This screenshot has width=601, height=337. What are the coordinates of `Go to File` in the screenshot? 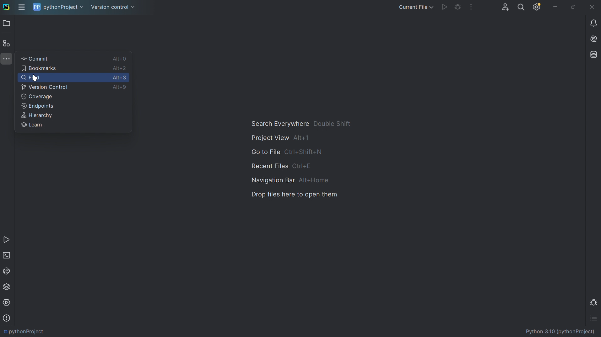 It's located at (288, 151).